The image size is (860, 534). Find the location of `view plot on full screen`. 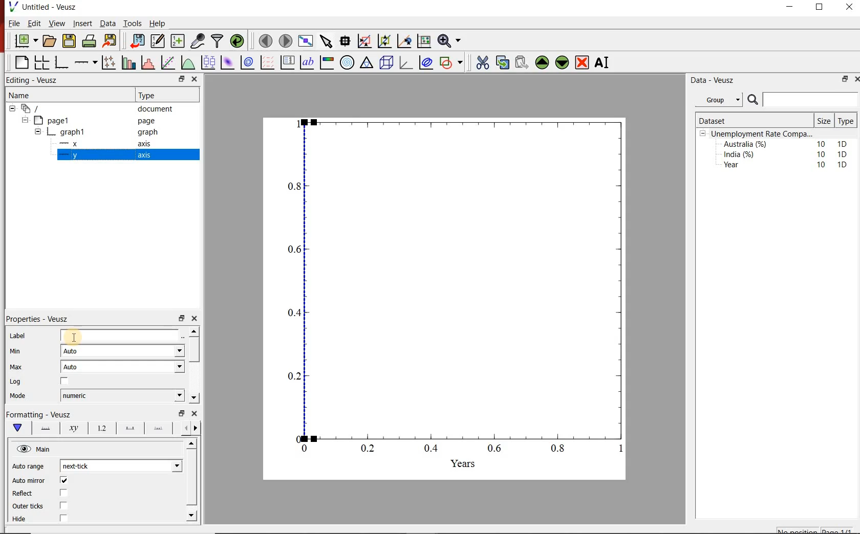

view plot on full screen is located at coordinates (307, 40).